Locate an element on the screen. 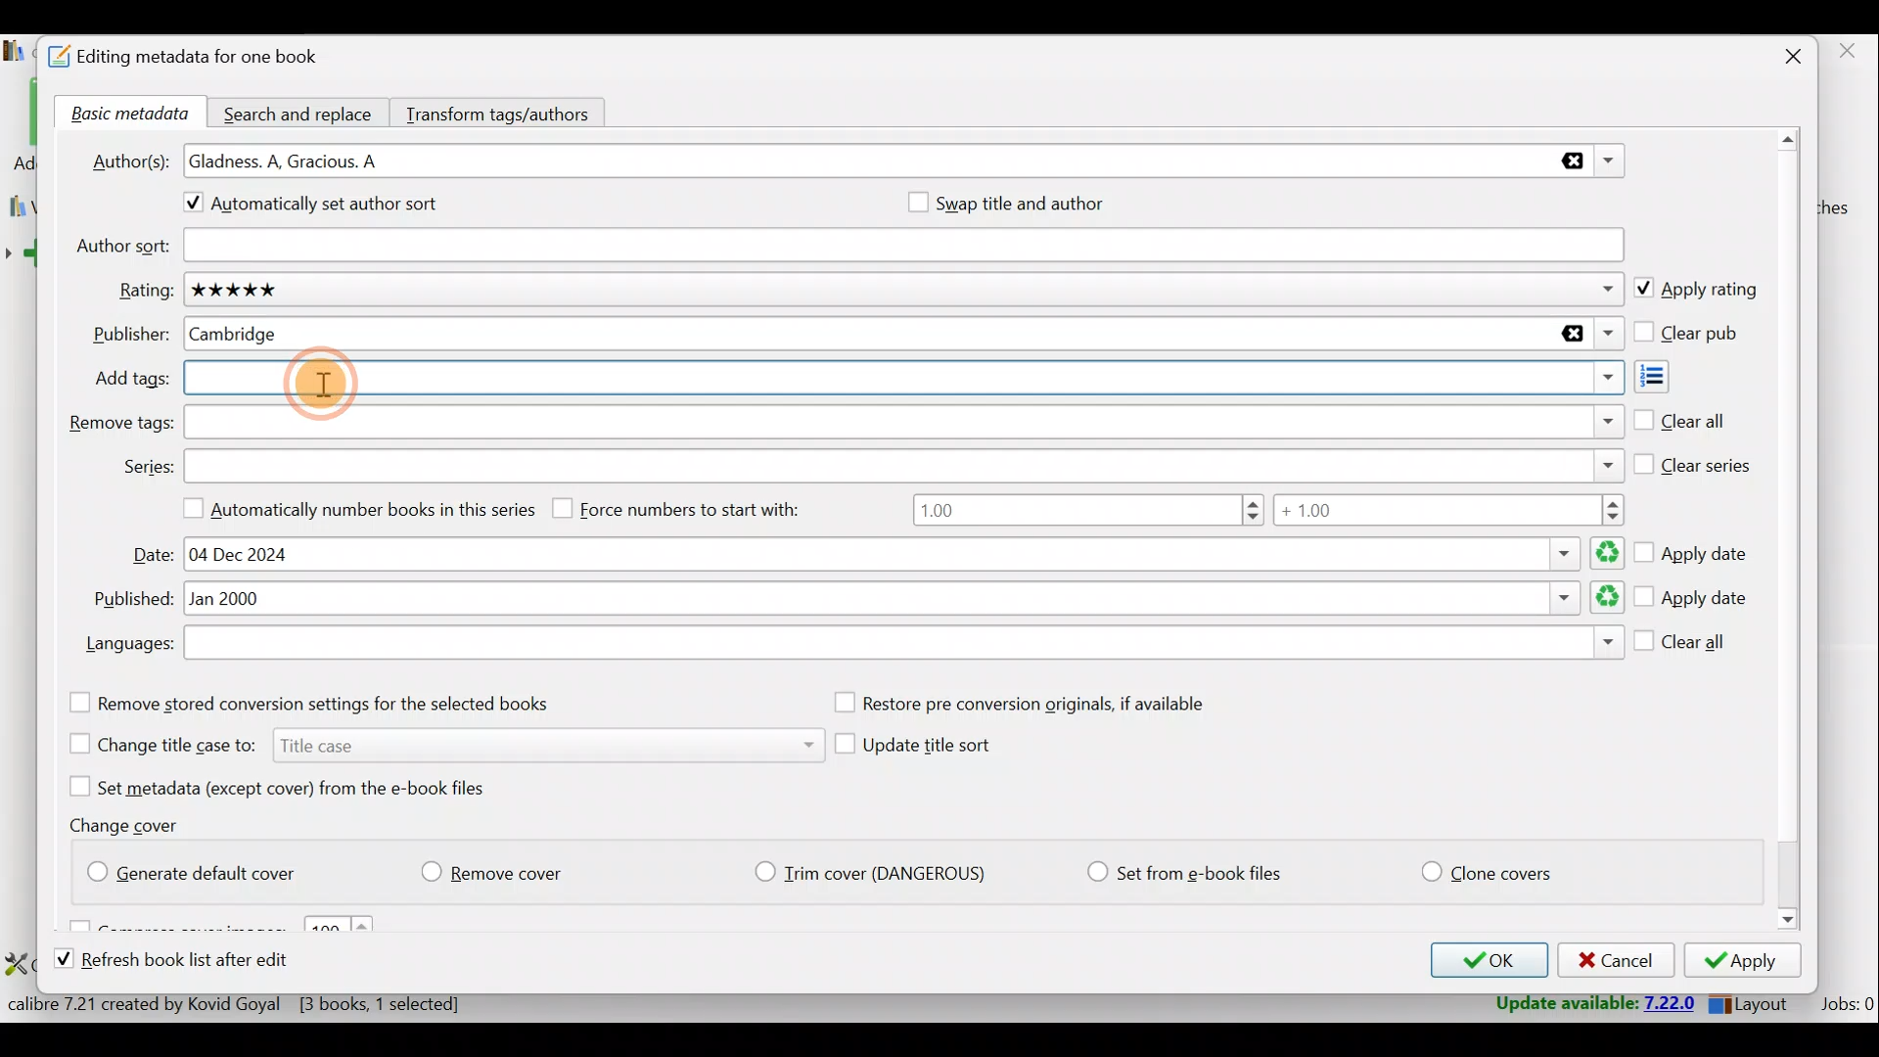 This screenshot has height=1057, width=1879. Generate default cover is located at coordinates (202, 869).